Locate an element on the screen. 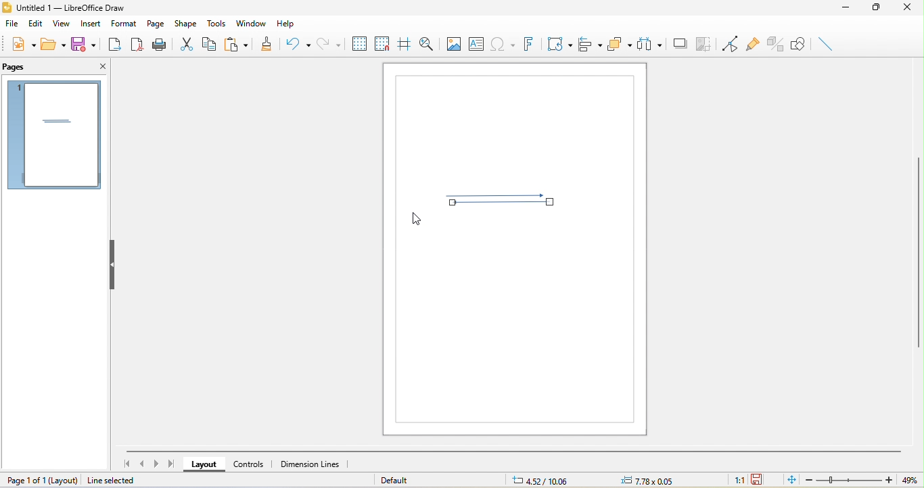  edit is located at coordinates (36, 24).